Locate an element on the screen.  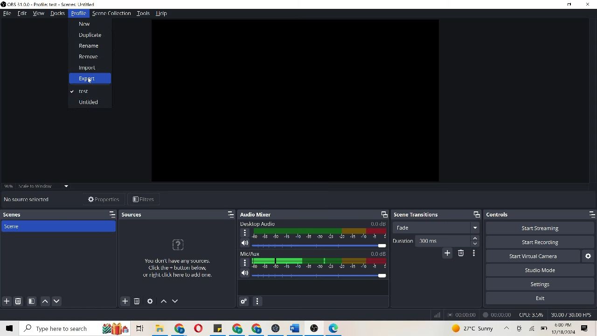
move scene down is located at coordinates (60, 301).